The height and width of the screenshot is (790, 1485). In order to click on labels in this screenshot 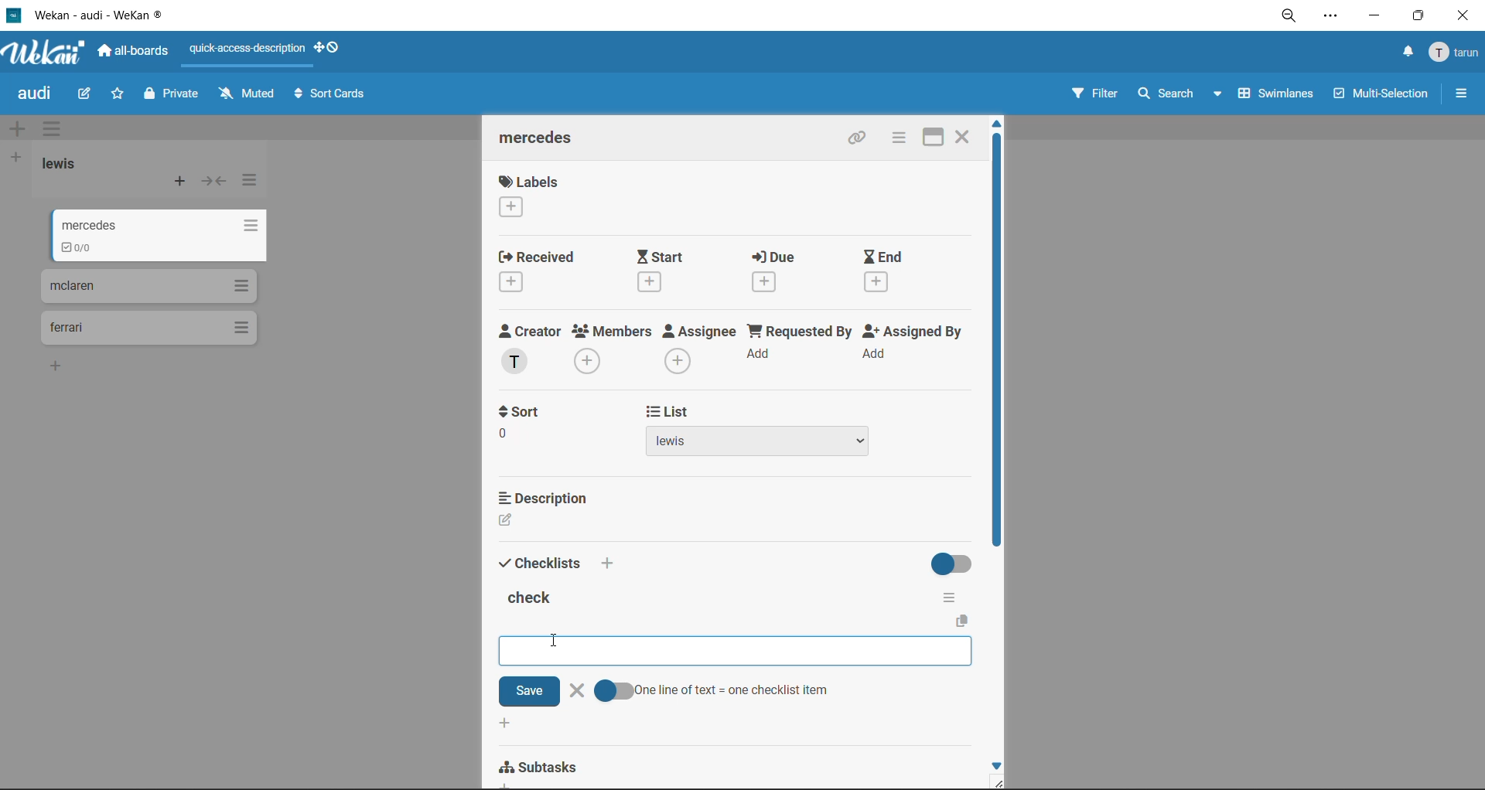, I will do `click(528, 199)`.